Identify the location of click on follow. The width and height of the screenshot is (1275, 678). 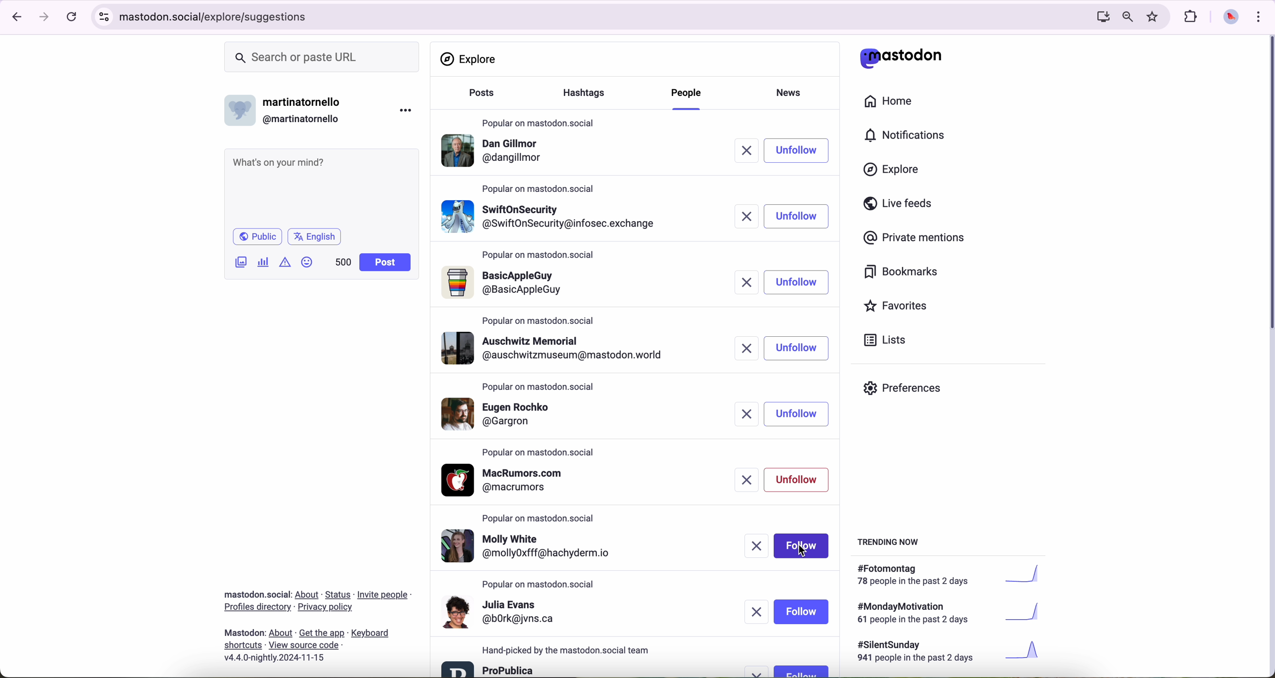
(801, 545).